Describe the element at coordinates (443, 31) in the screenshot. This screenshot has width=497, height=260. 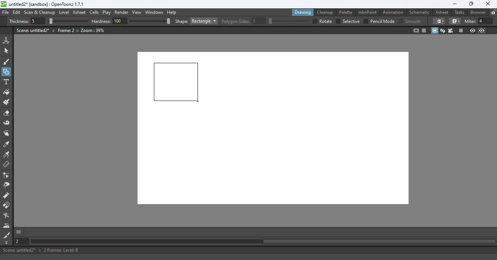
I see `3D View` at that location.